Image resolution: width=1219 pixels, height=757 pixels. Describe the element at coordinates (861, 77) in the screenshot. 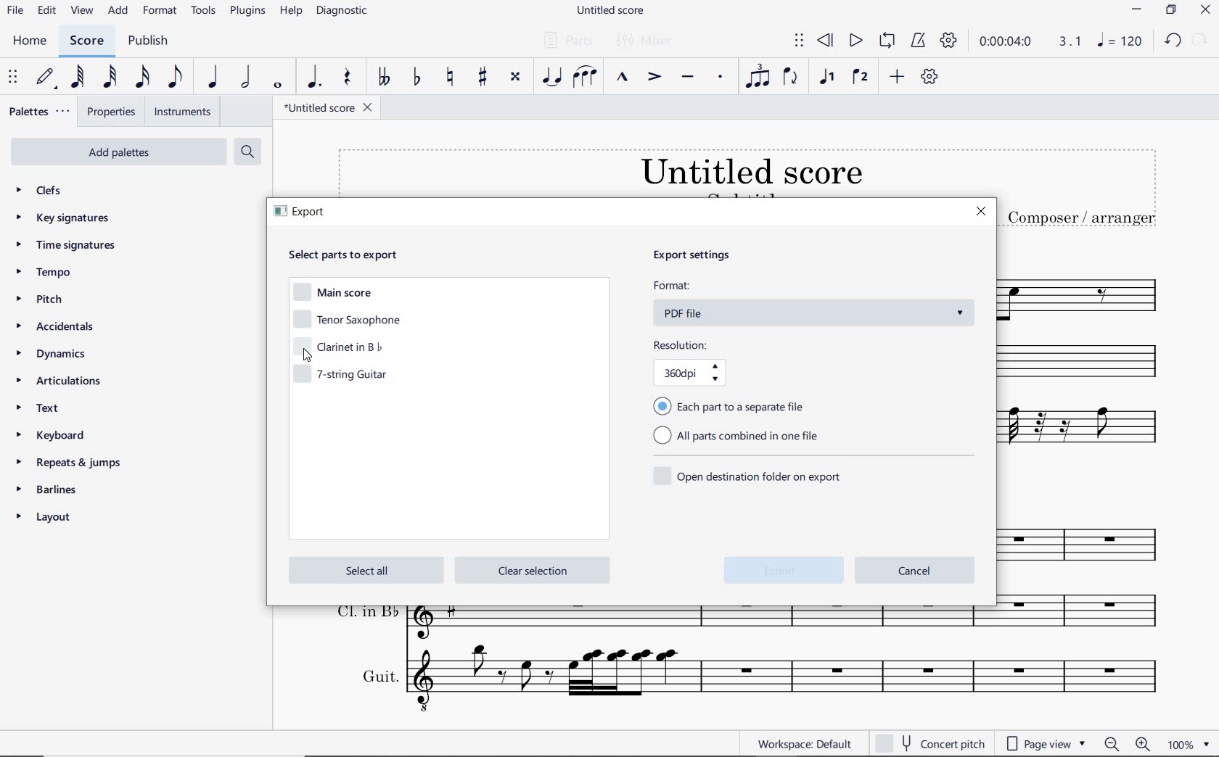

I see `VOICE 2` at that location.